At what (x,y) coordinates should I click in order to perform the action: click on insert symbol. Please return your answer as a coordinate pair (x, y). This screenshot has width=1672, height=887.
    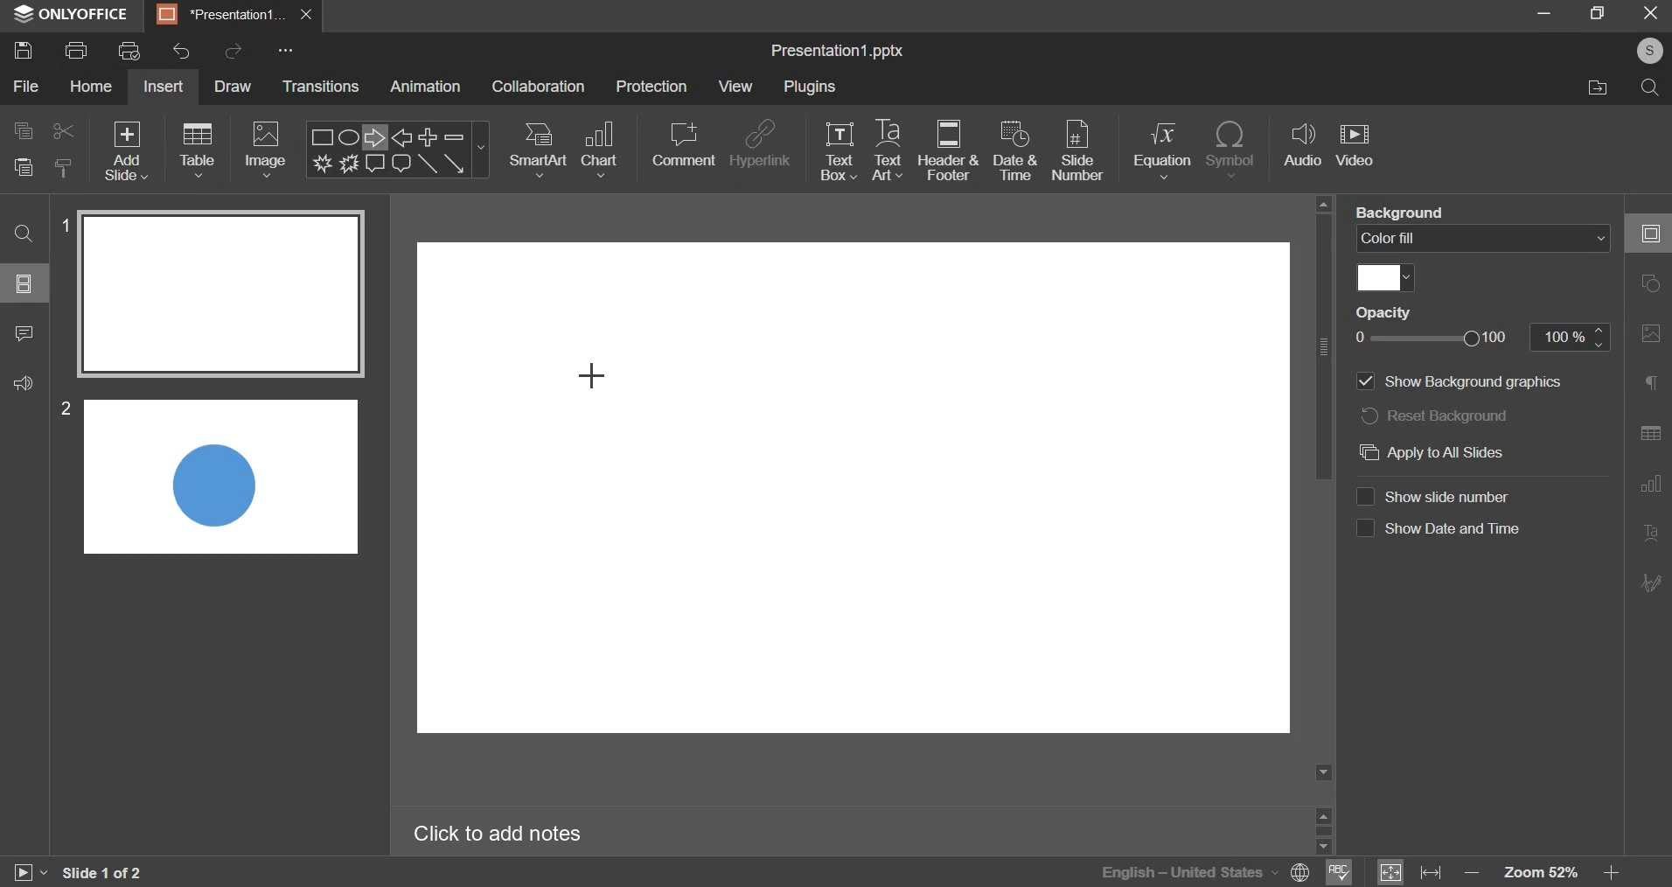
    Looking at the image, I should click on (1230, 153).